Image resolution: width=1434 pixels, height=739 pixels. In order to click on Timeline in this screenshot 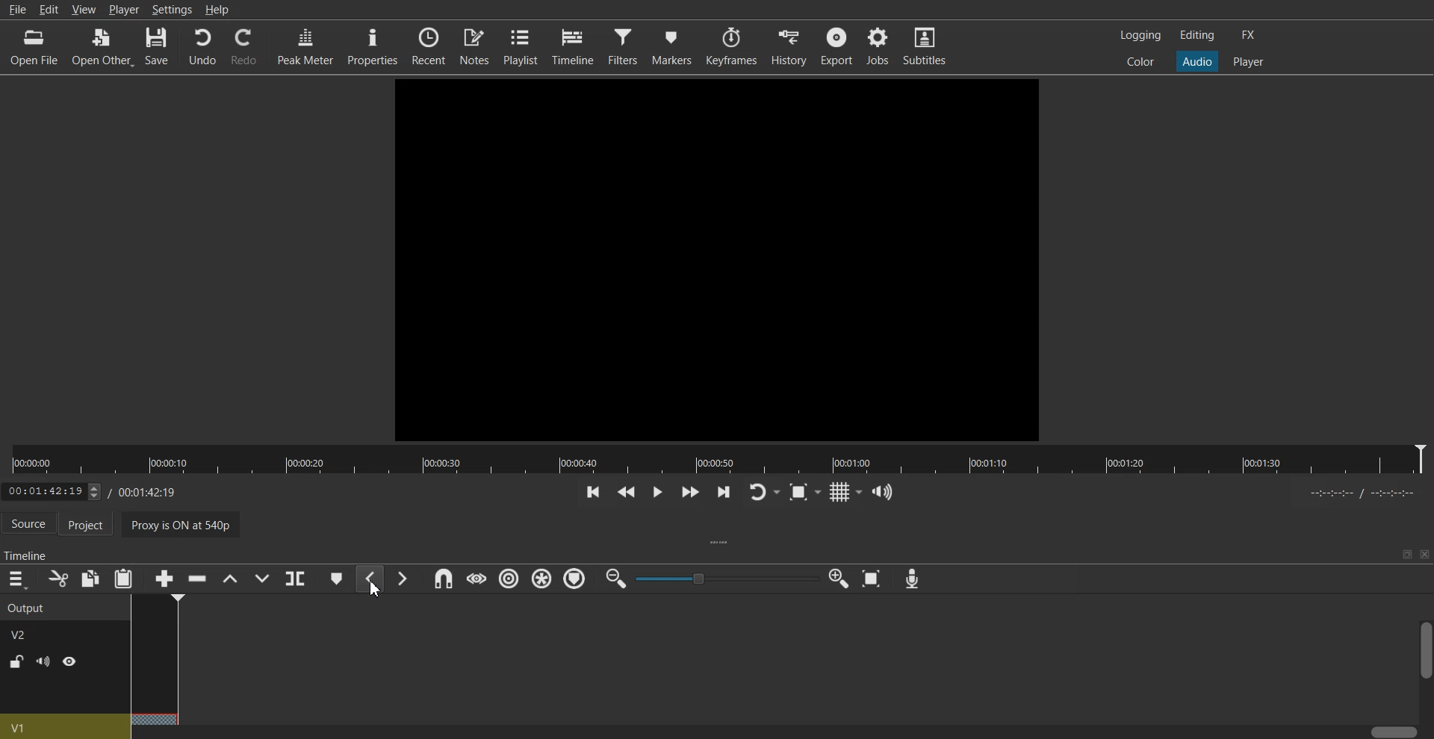, I will do `click(28, 552)`.